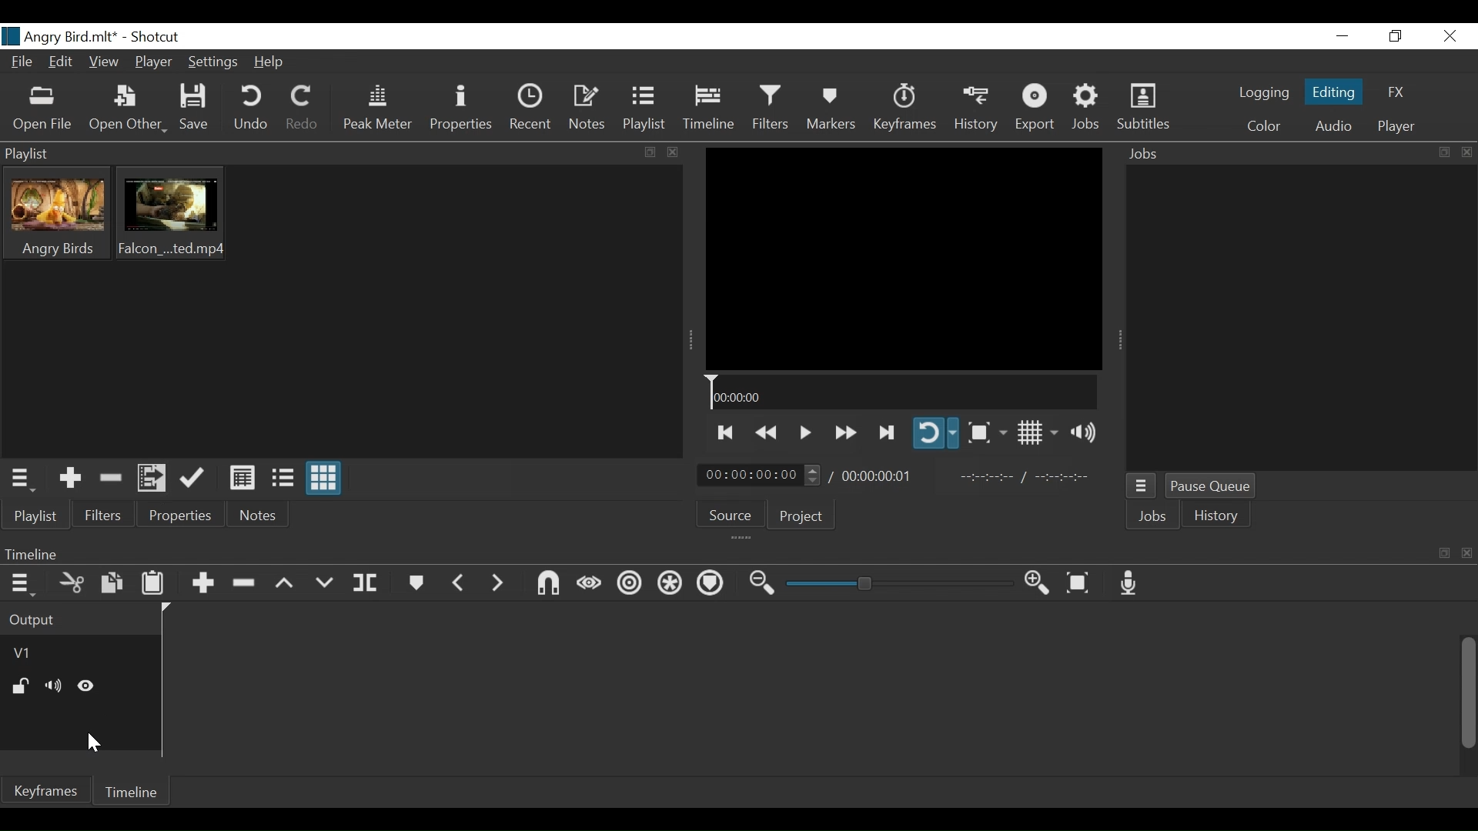 This screenshot has width=1478, height=831. Describe the element at coordinates (881, 476) in the screenshot. I see `Total duration` at that location.